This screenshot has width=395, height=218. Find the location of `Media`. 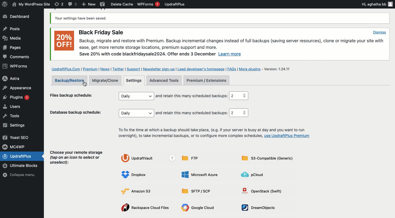

Media is located at coordinates (13, 38).